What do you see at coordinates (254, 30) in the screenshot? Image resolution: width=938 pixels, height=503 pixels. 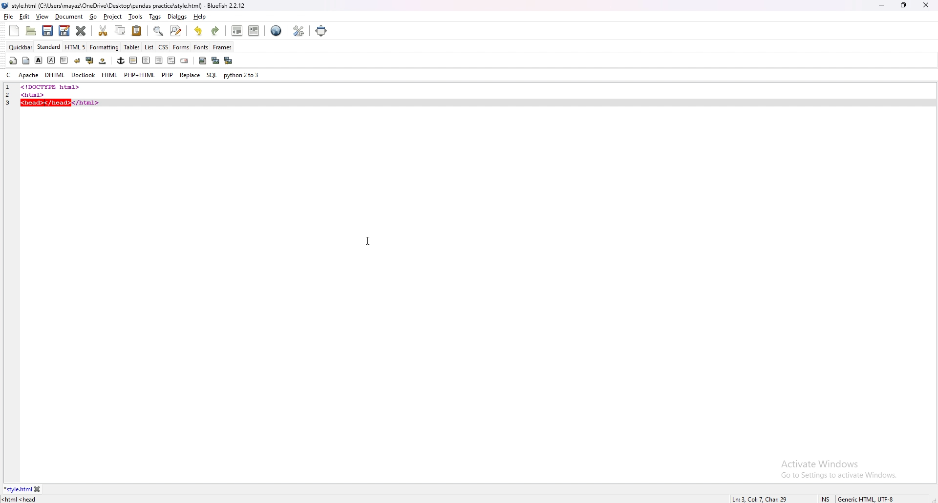 I see `indent` at bounding box center [254, 30].